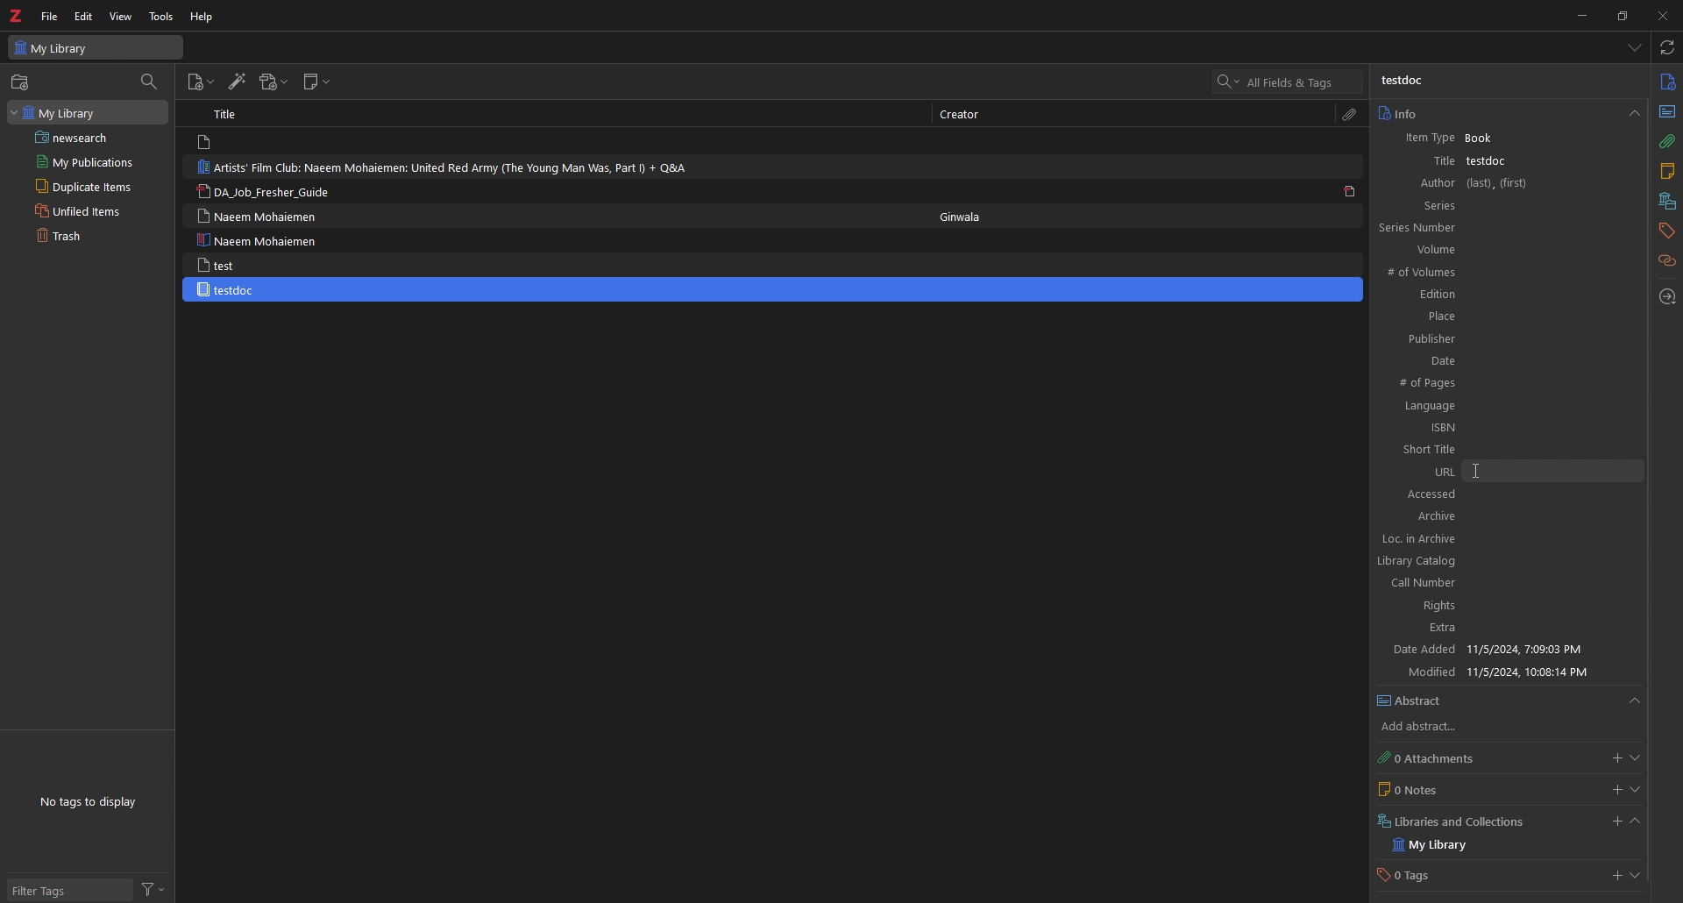  What do you see at coordinates (88, 112) in the screenshot?
I see `my library` at bounding box center [88, 112].